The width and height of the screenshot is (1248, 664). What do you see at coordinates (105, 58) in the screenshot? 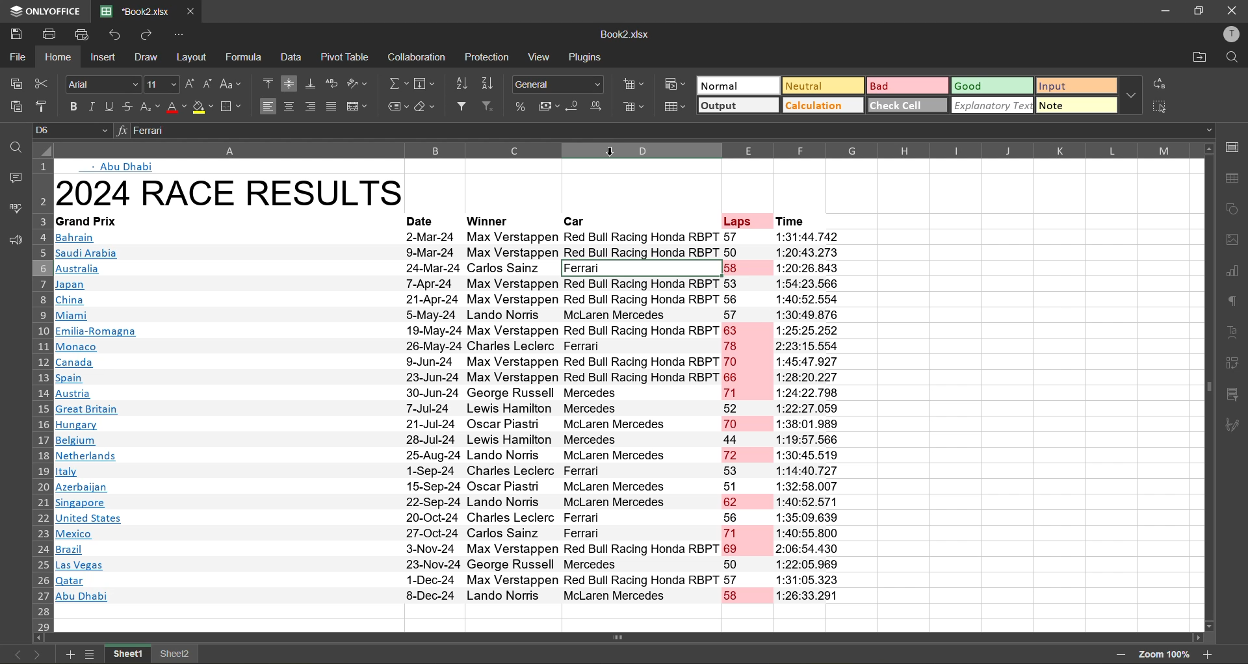
I see `insert` at bounding box center [105, 58].